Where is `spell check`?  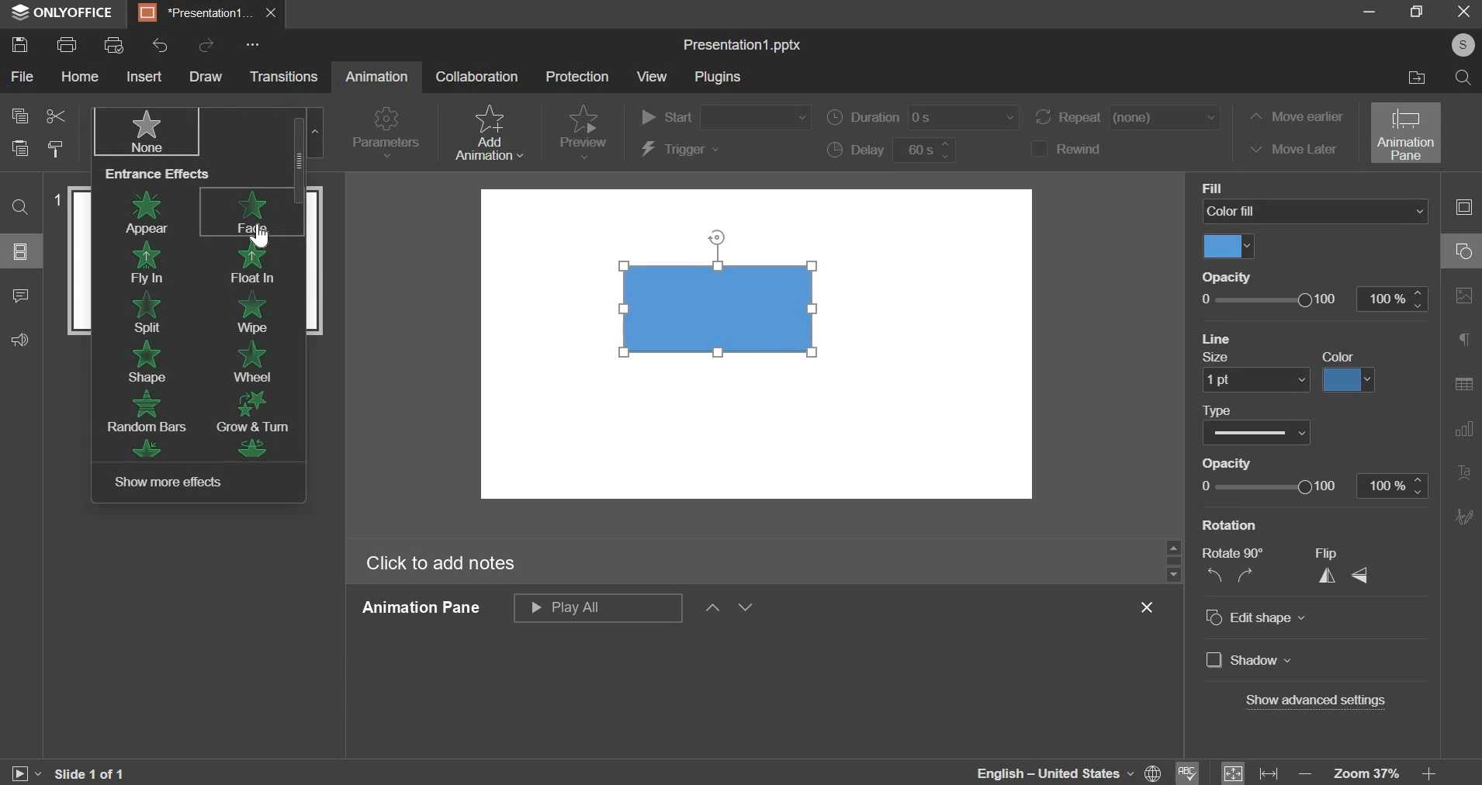 spell check is located at coordinates (1193, 770).